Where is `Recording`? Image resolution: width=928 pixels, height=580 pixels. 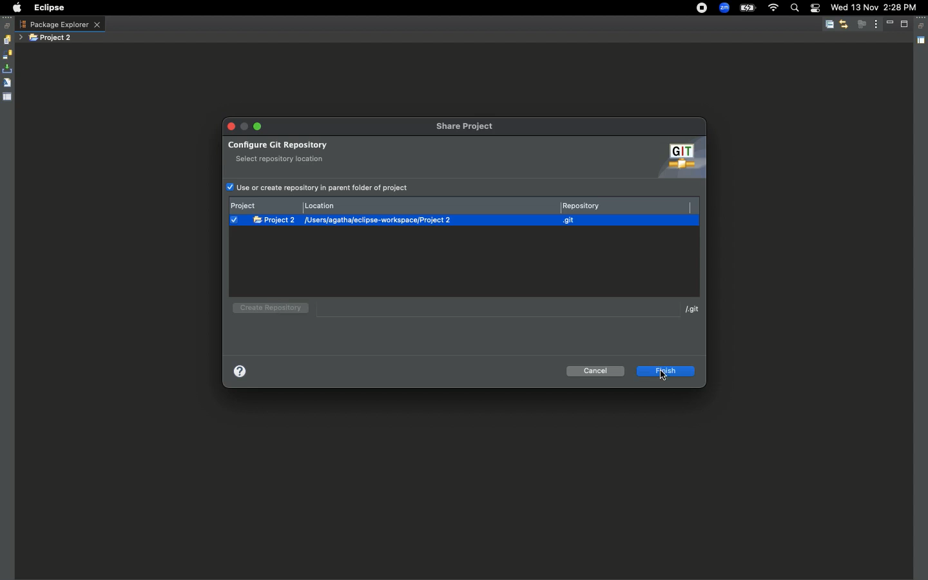
Recording is located at coordinates (702, 8).